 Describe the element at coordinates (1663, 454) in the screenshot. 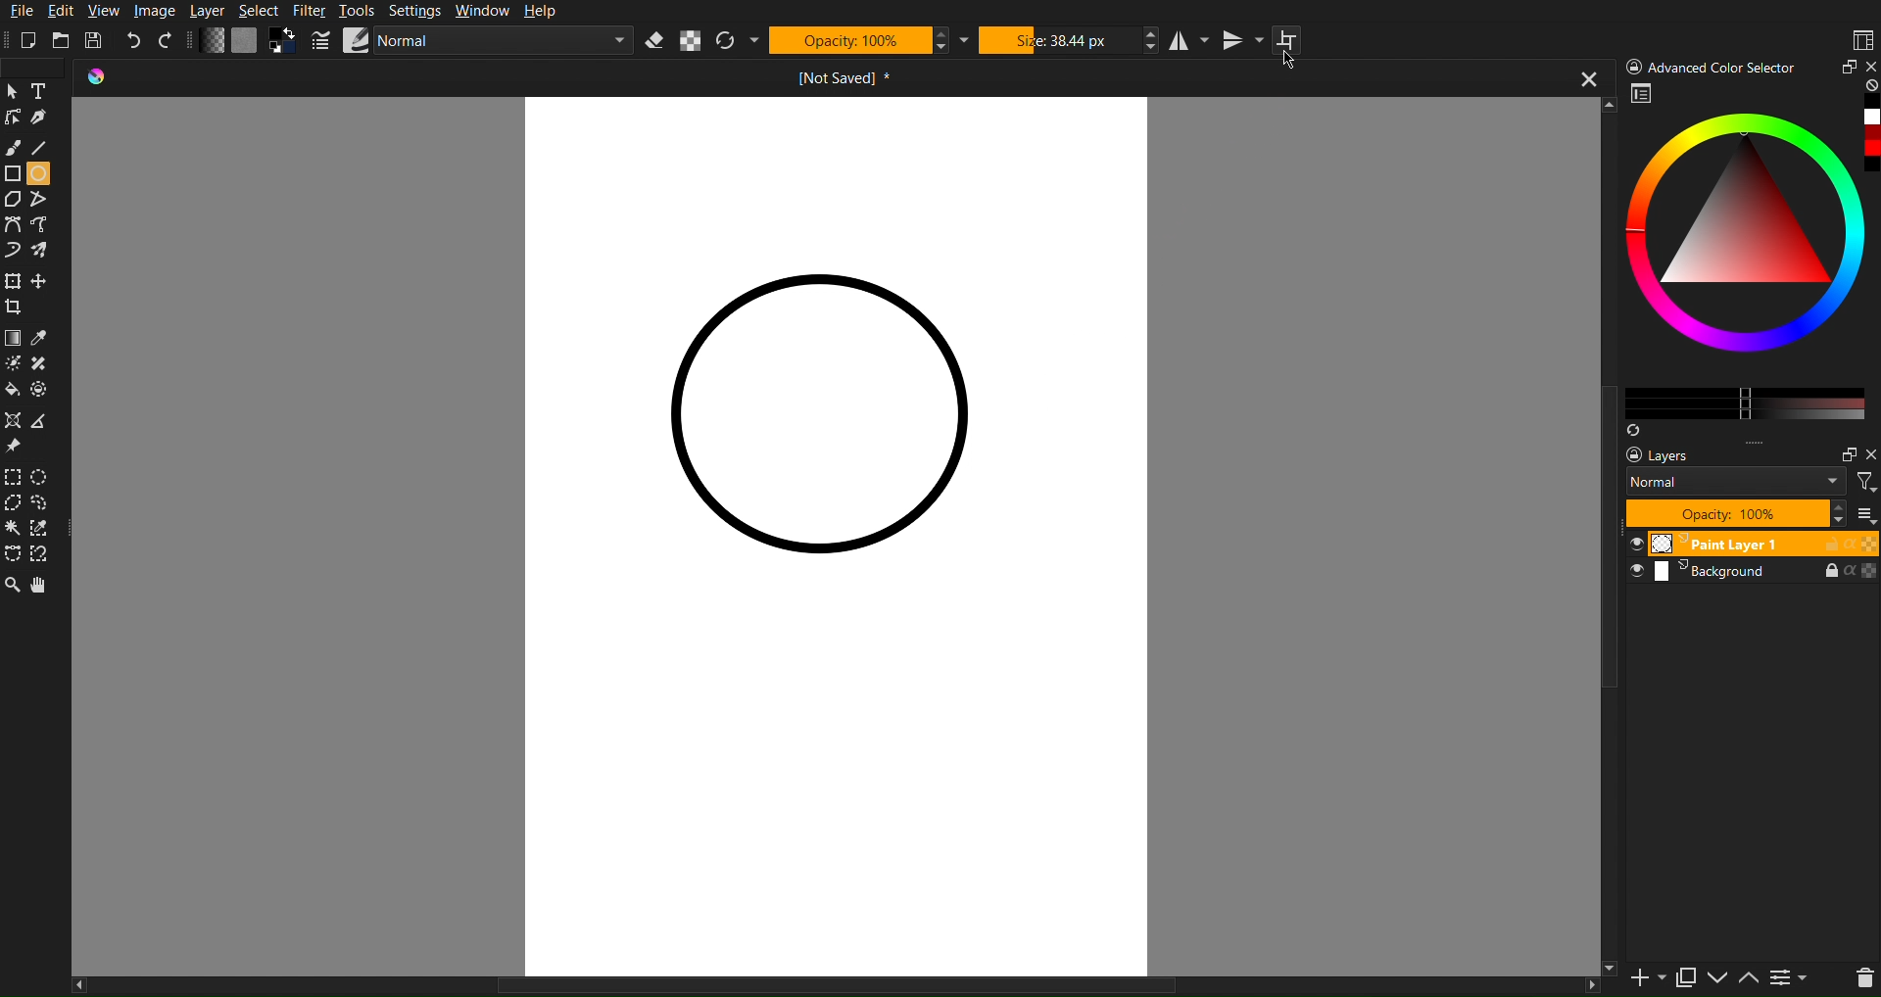

I see `Layers` at that location.